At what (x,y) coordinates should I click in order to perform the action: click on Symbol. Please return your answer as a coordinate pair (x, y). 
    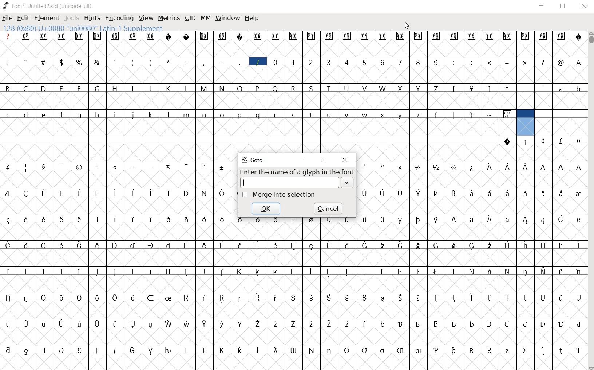
    Looking at the image, I should click on (7, 324).